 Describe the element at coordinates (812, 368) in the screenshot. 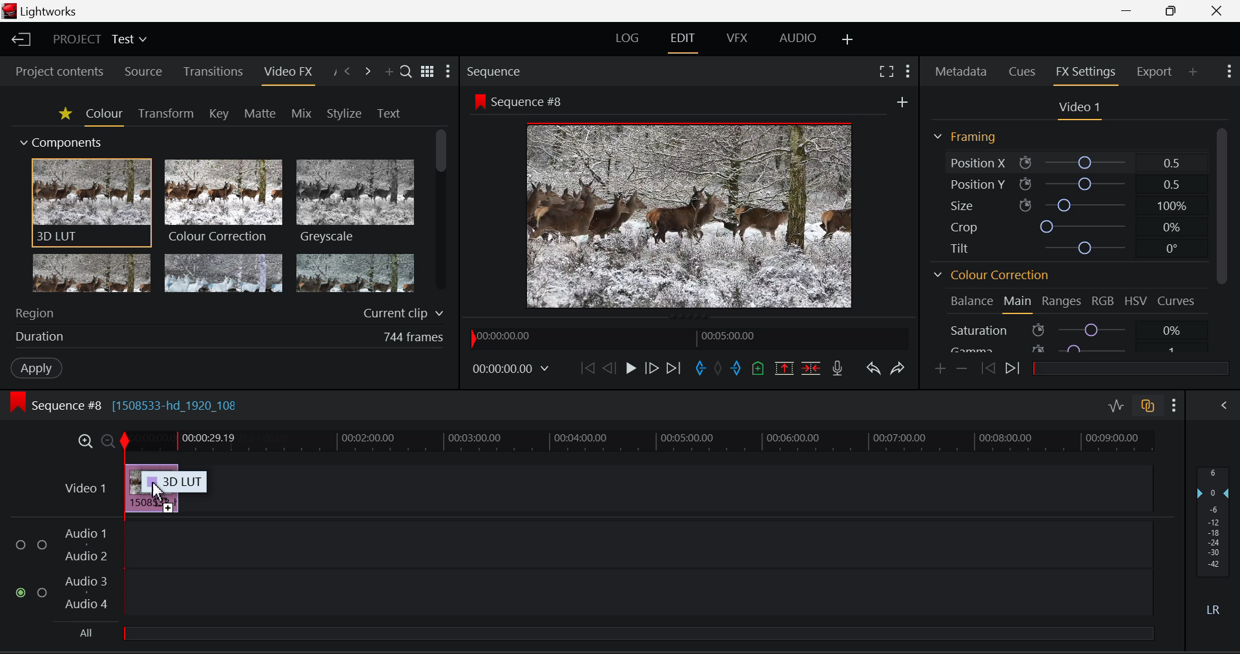

I see `Delete/Cut` at that location.